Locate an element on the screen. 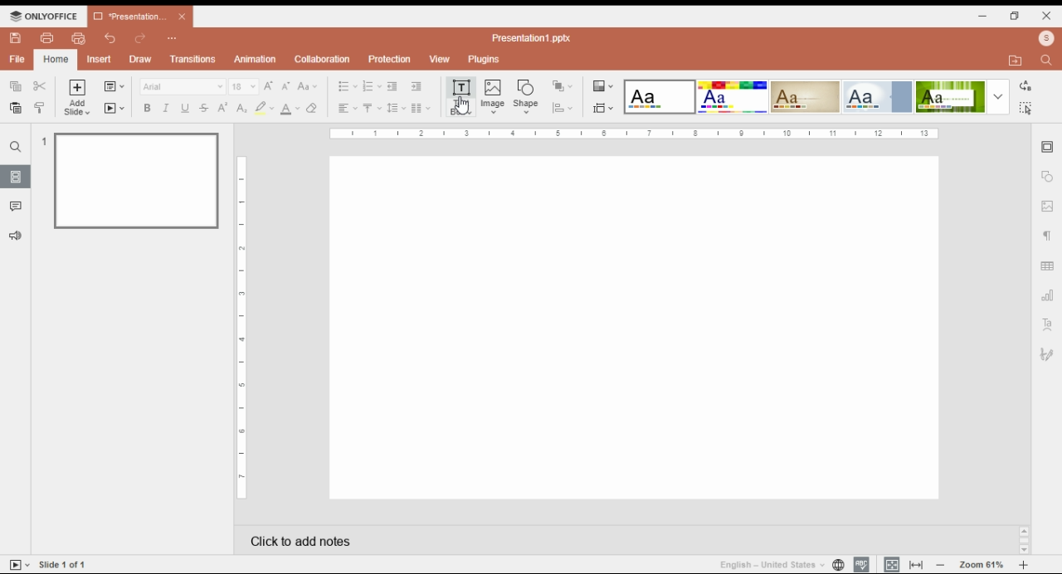 The width and height of the screenshot is (1062, 574). Slide 1 of 1 is located at coordinates (63, 564).